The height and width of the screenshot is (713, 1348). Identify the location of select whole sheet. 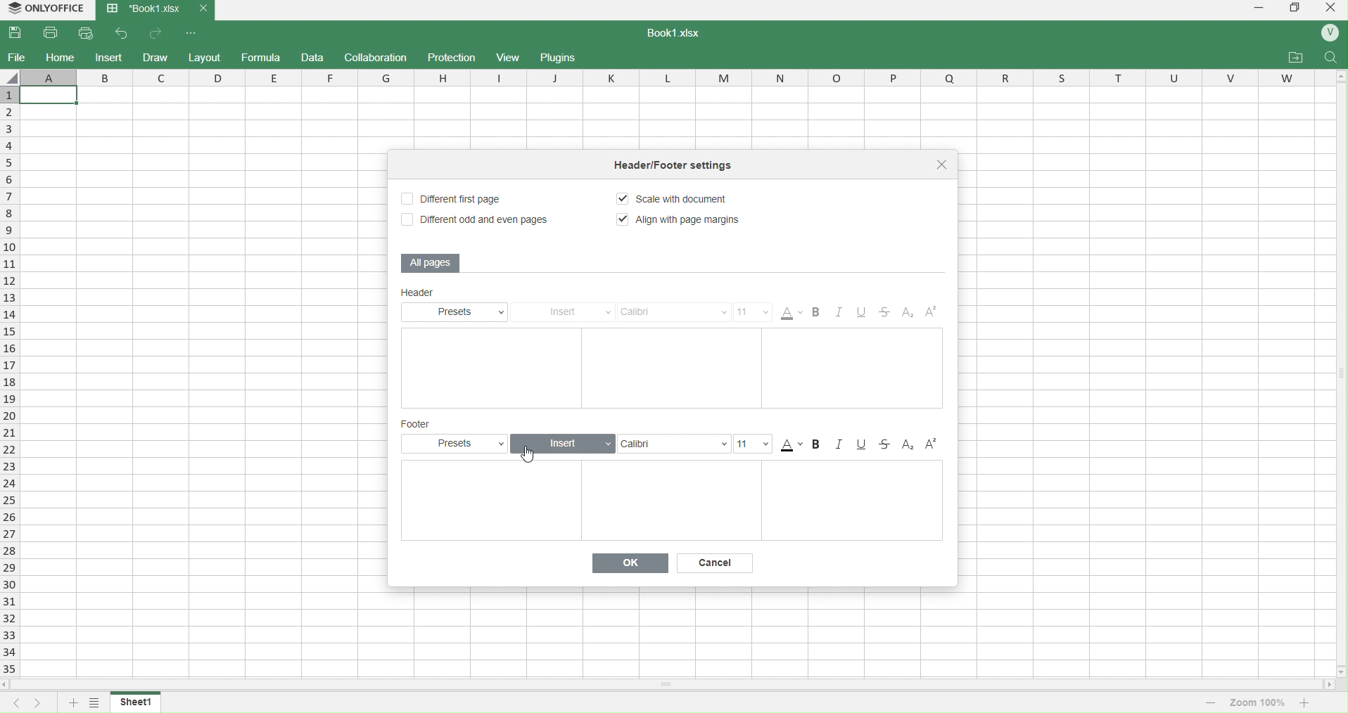
(11, 77).